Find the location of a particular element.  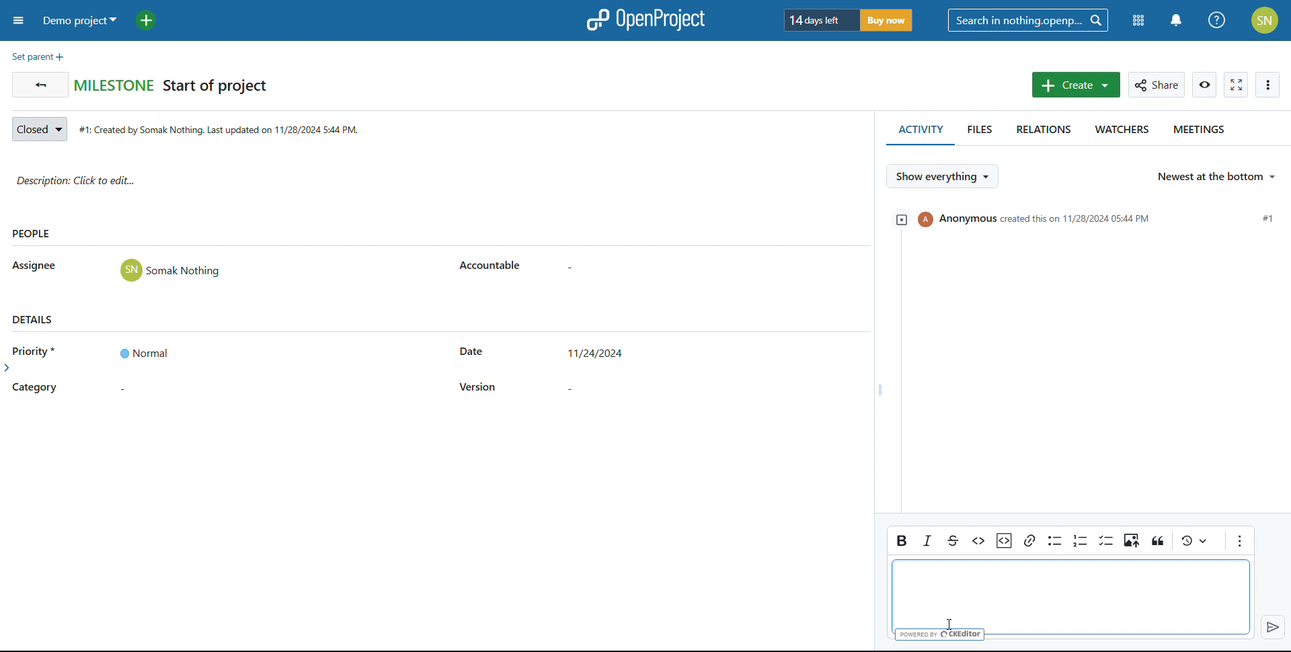

code is located at coordinates (978, 541).